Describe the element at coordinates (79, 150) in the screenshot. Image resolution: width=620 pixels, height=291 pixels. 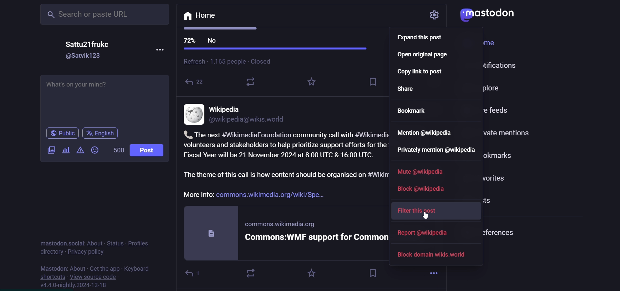
I see `content warning` at that location.